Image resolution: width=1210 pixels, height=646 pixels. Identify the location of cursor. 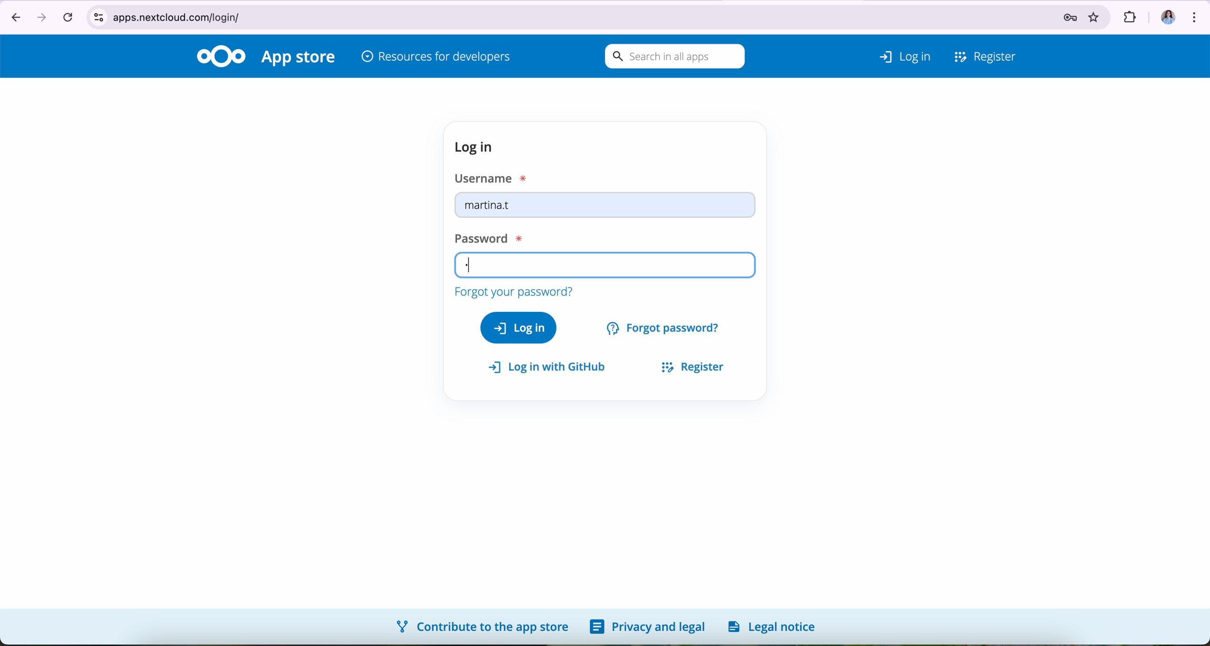
(551, 267).